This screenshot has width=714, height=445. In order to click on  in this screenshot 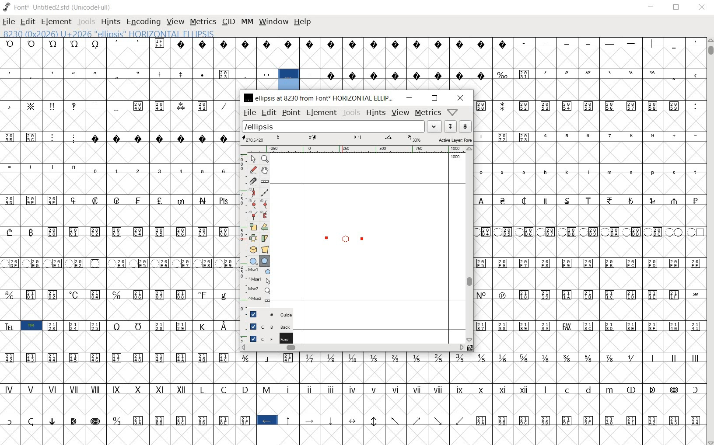, I will do `click(399, 112)`.